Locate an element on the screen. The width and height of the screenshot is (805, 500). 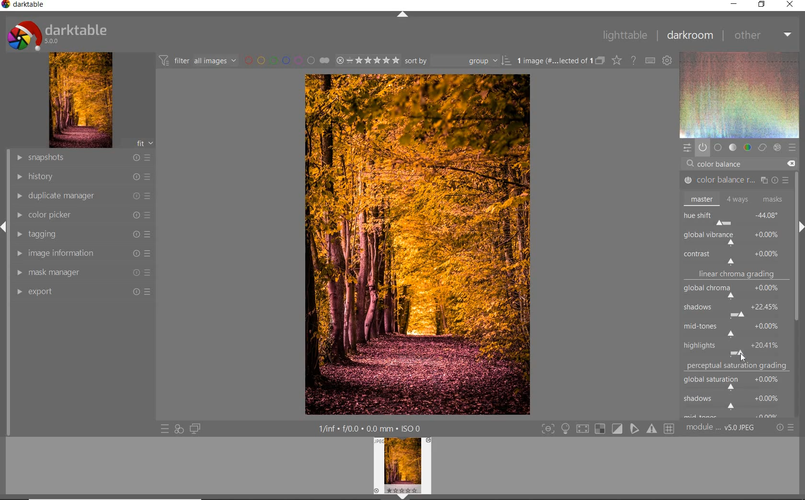
toggle modes is located at coordinates (606, 429).